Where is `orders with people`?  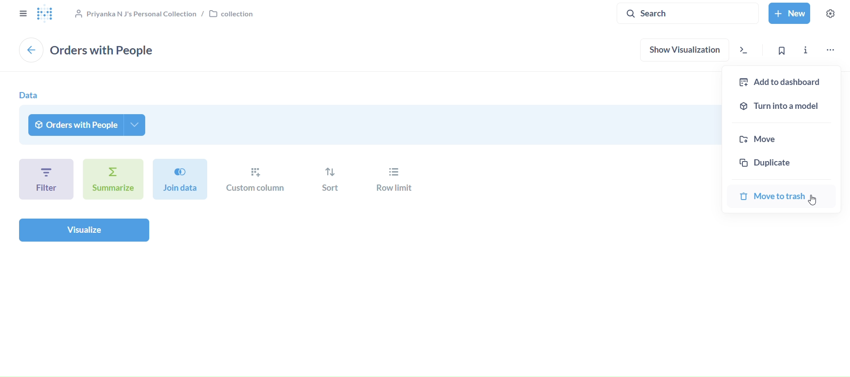
orders with people is located at coordinates (109, 50).